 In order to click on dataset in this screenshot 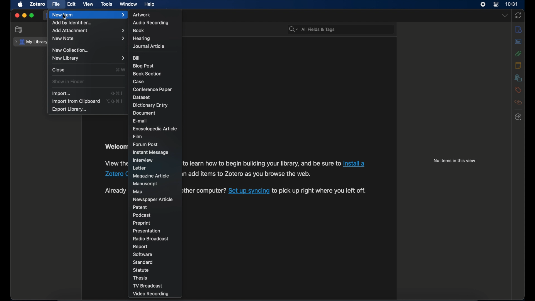, I will do `click(142, 97)`.